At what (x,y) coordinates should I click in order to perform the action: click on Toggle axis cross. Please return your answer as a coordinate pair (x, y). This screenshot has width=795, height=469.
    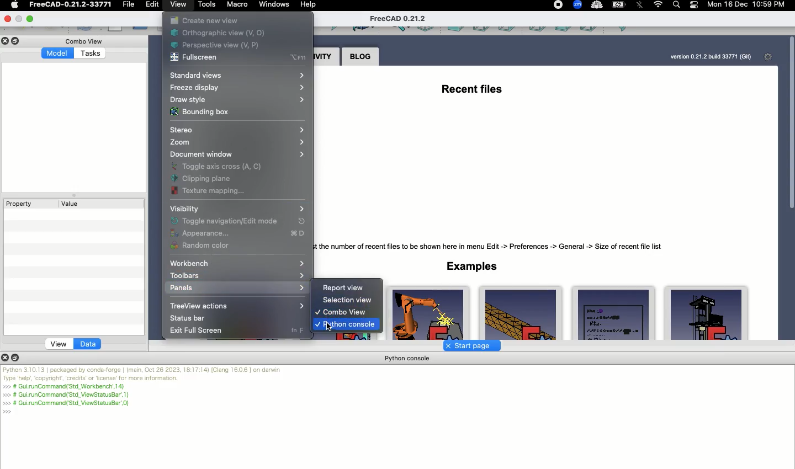
    Looking at the image, I should click on (227, 166).